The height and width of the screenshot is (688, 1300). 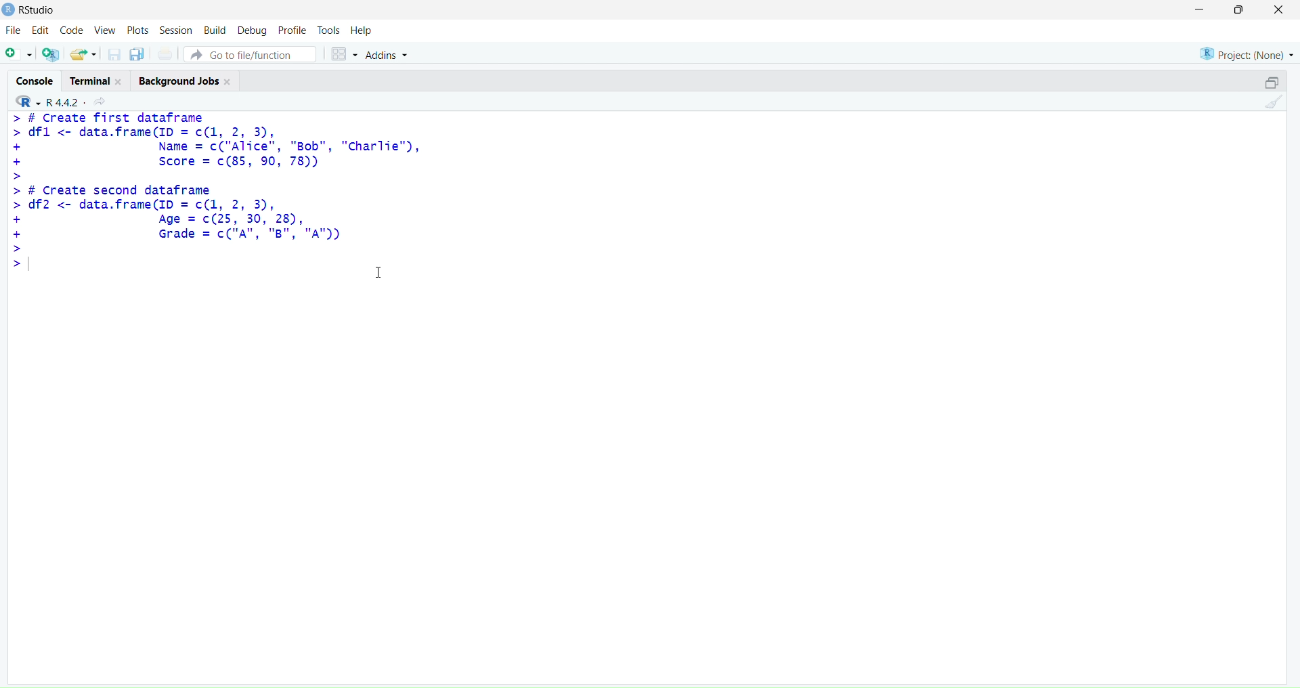 What do you see at coordinates (216, 184) in the screenshot?
I see `# Create Tirst dataframe
dfl <- data.frame(ID = c(1, 2, 3),
Name = c("Alice", "Bob", "Char
Score = c(85, 90, 78))
# Create second dataframe
df2 <- data.frame(ID = c(1, 2, 3),
Age = c(25, 30, 28),
Grade = c("A", "B", "A"))` at bounding box center [216, 184].